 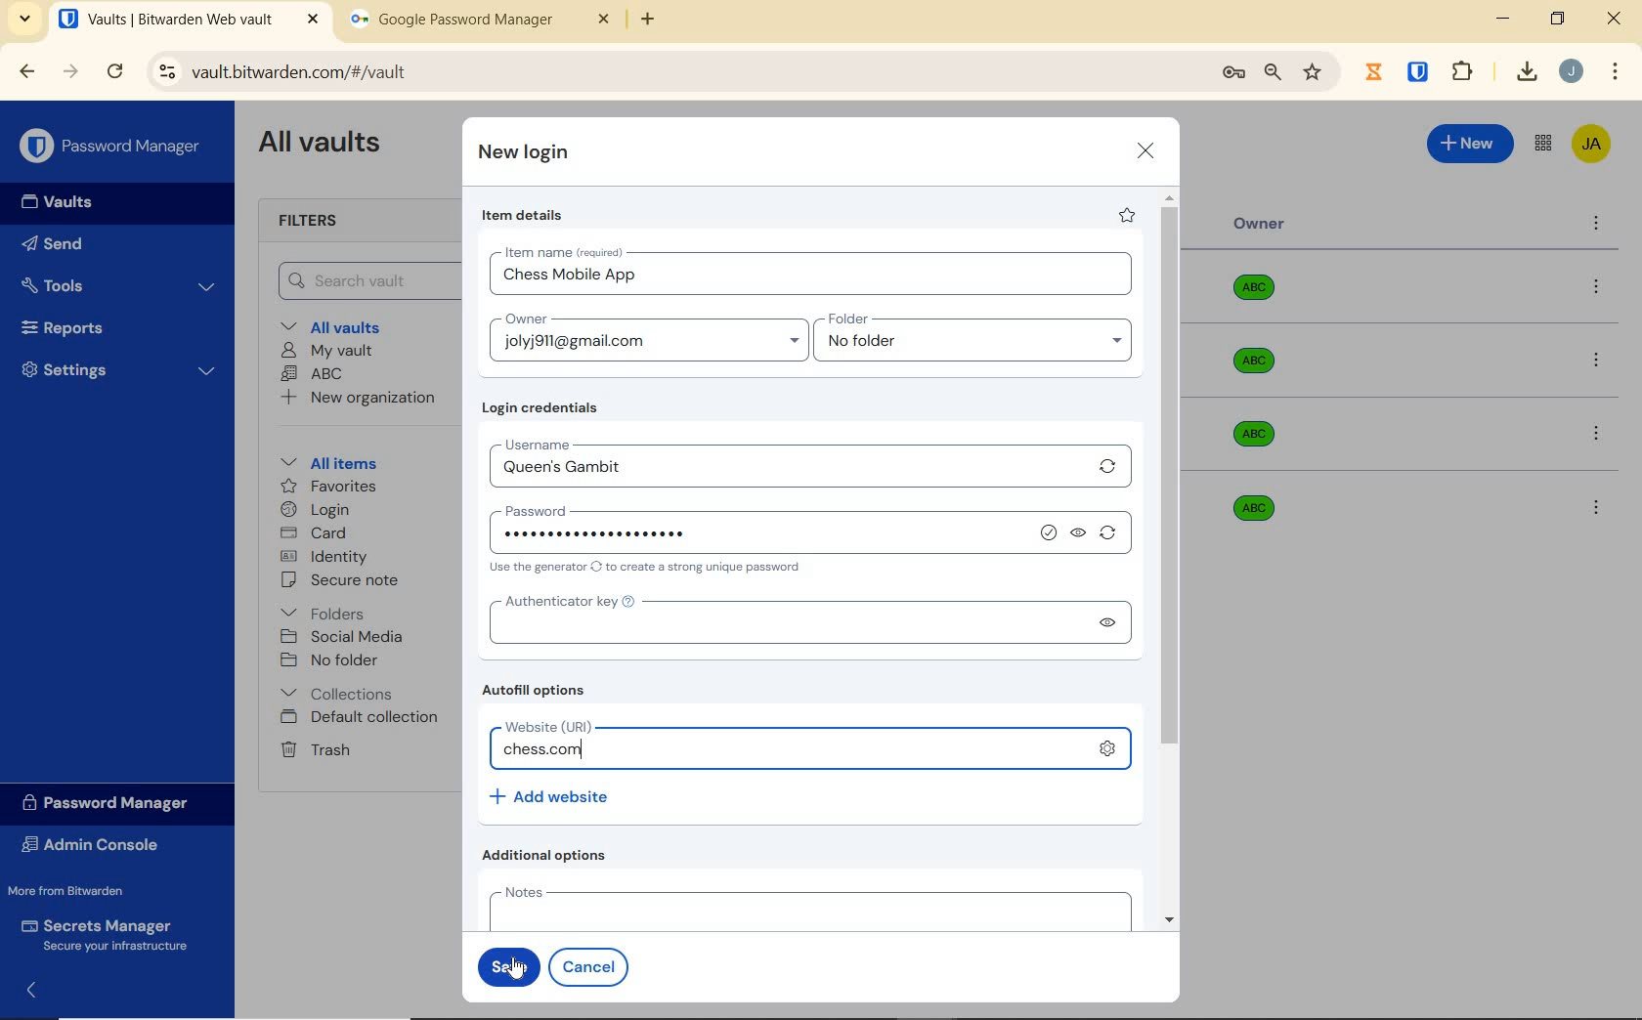 What do you see at coordinates (363, 280) in the screenshot?
I see `Search Vault` at bounding box center [363, 280].